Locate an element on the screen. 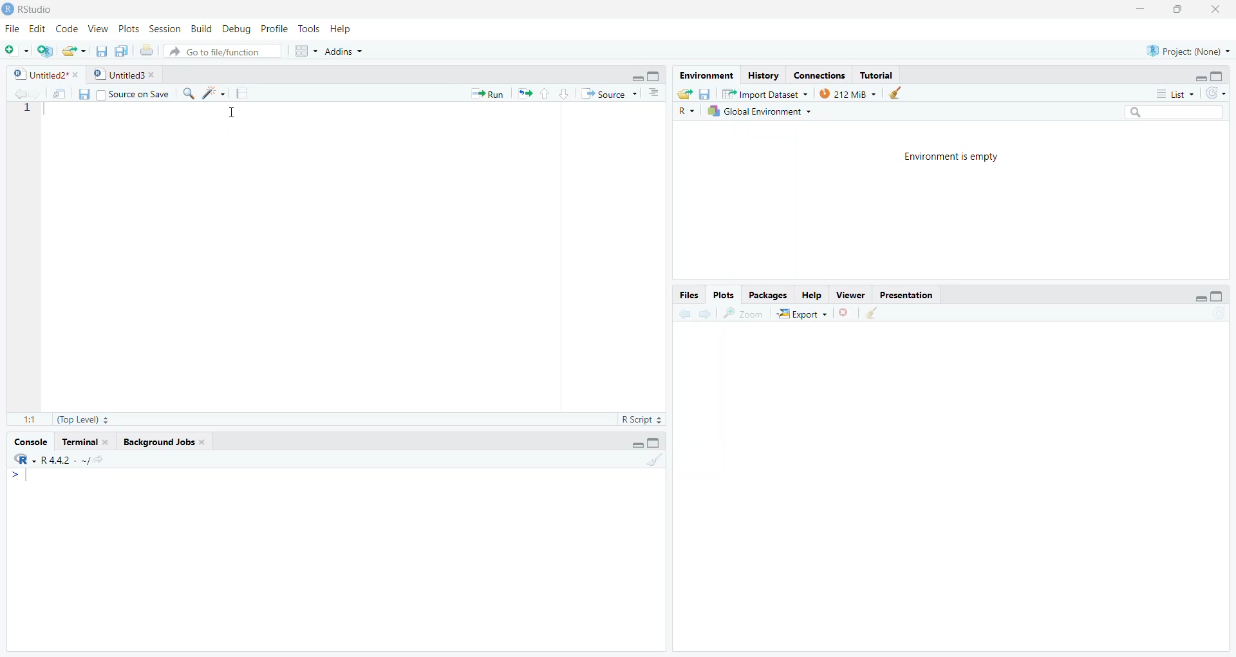  CLEAR is located at coordinates (659, 464).